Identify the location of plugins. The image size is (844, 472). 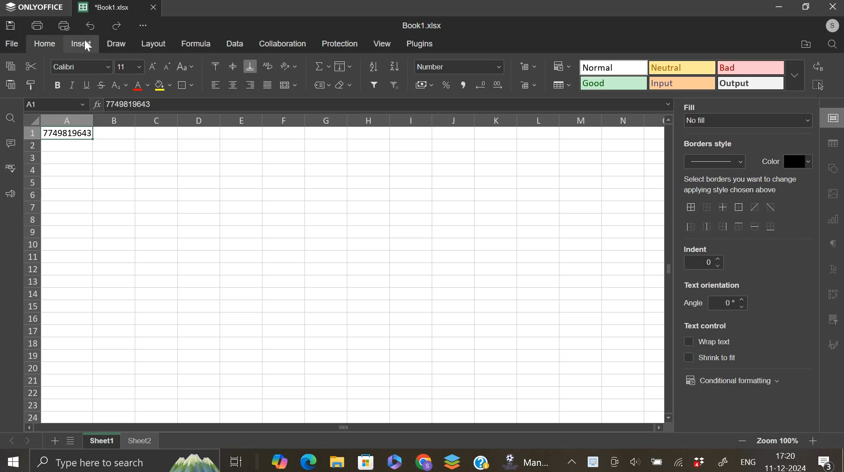
(419, 44).